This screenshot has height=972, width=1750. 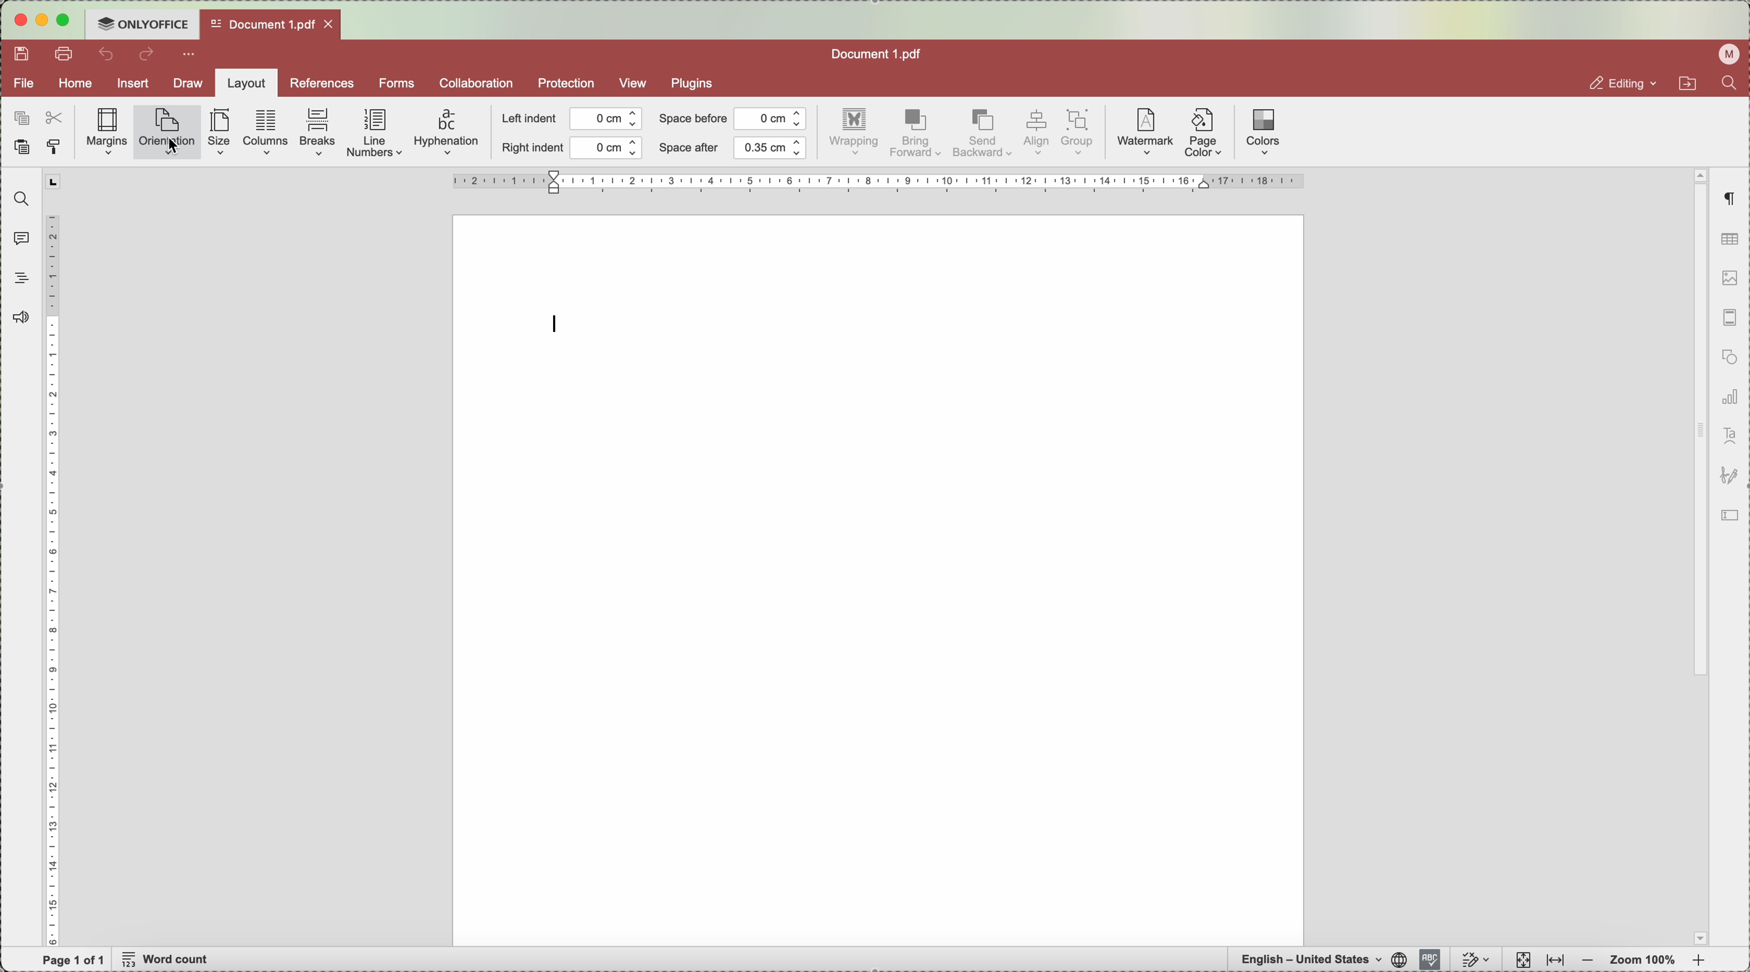 What do you see at coordinates (1727, 360) in the screenshot?
I see `shape settings` at bounding box center [1727, 360].